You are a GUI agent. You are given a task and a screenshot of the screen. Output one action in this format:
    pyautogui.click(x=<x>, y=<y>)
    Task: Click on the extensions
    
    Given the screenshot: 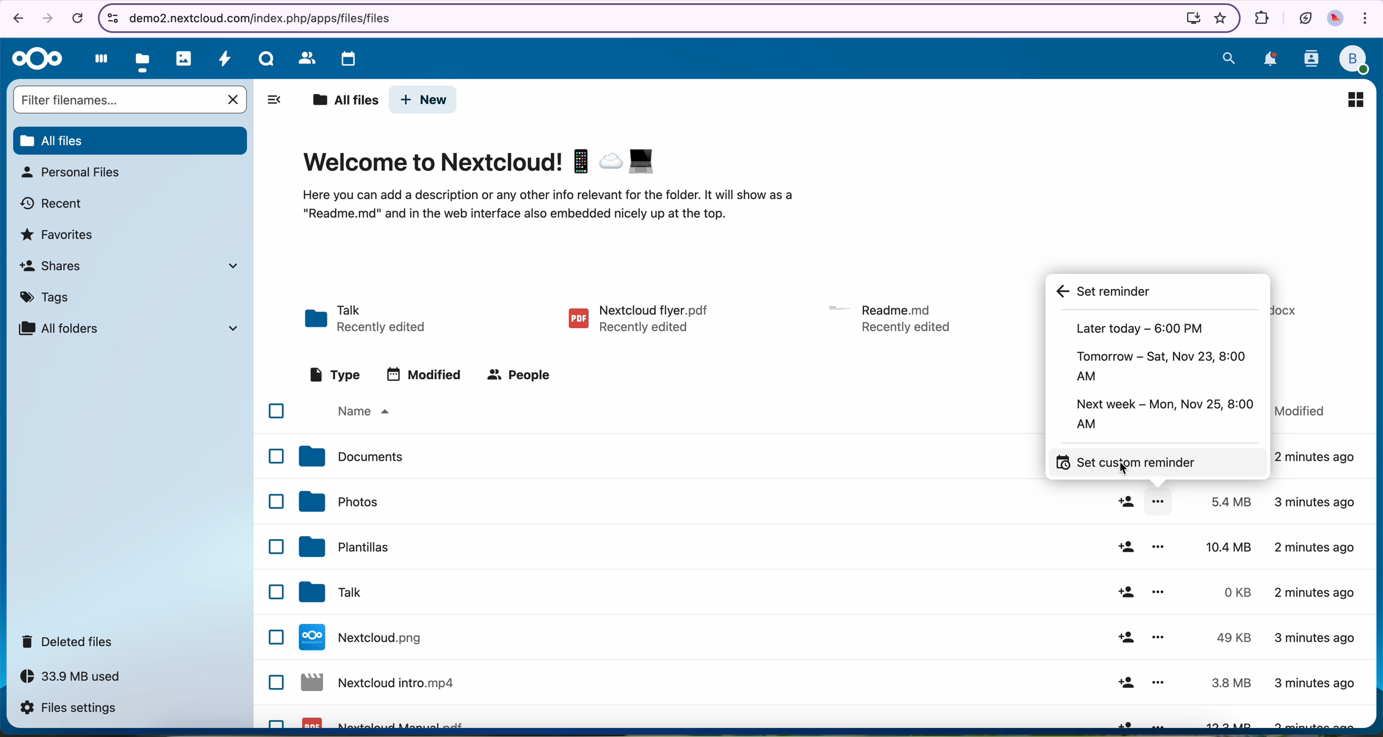 What is the action you would take?
    pyautogui.click(x=1260, y=17)
    